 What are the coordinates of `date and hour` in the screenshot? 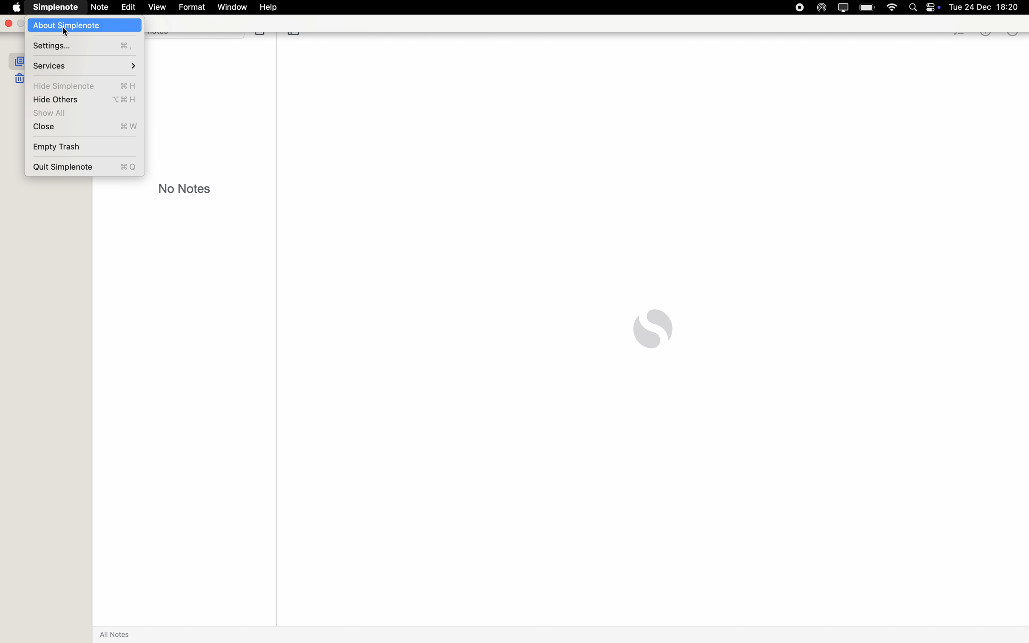 It's located at (989, 7).